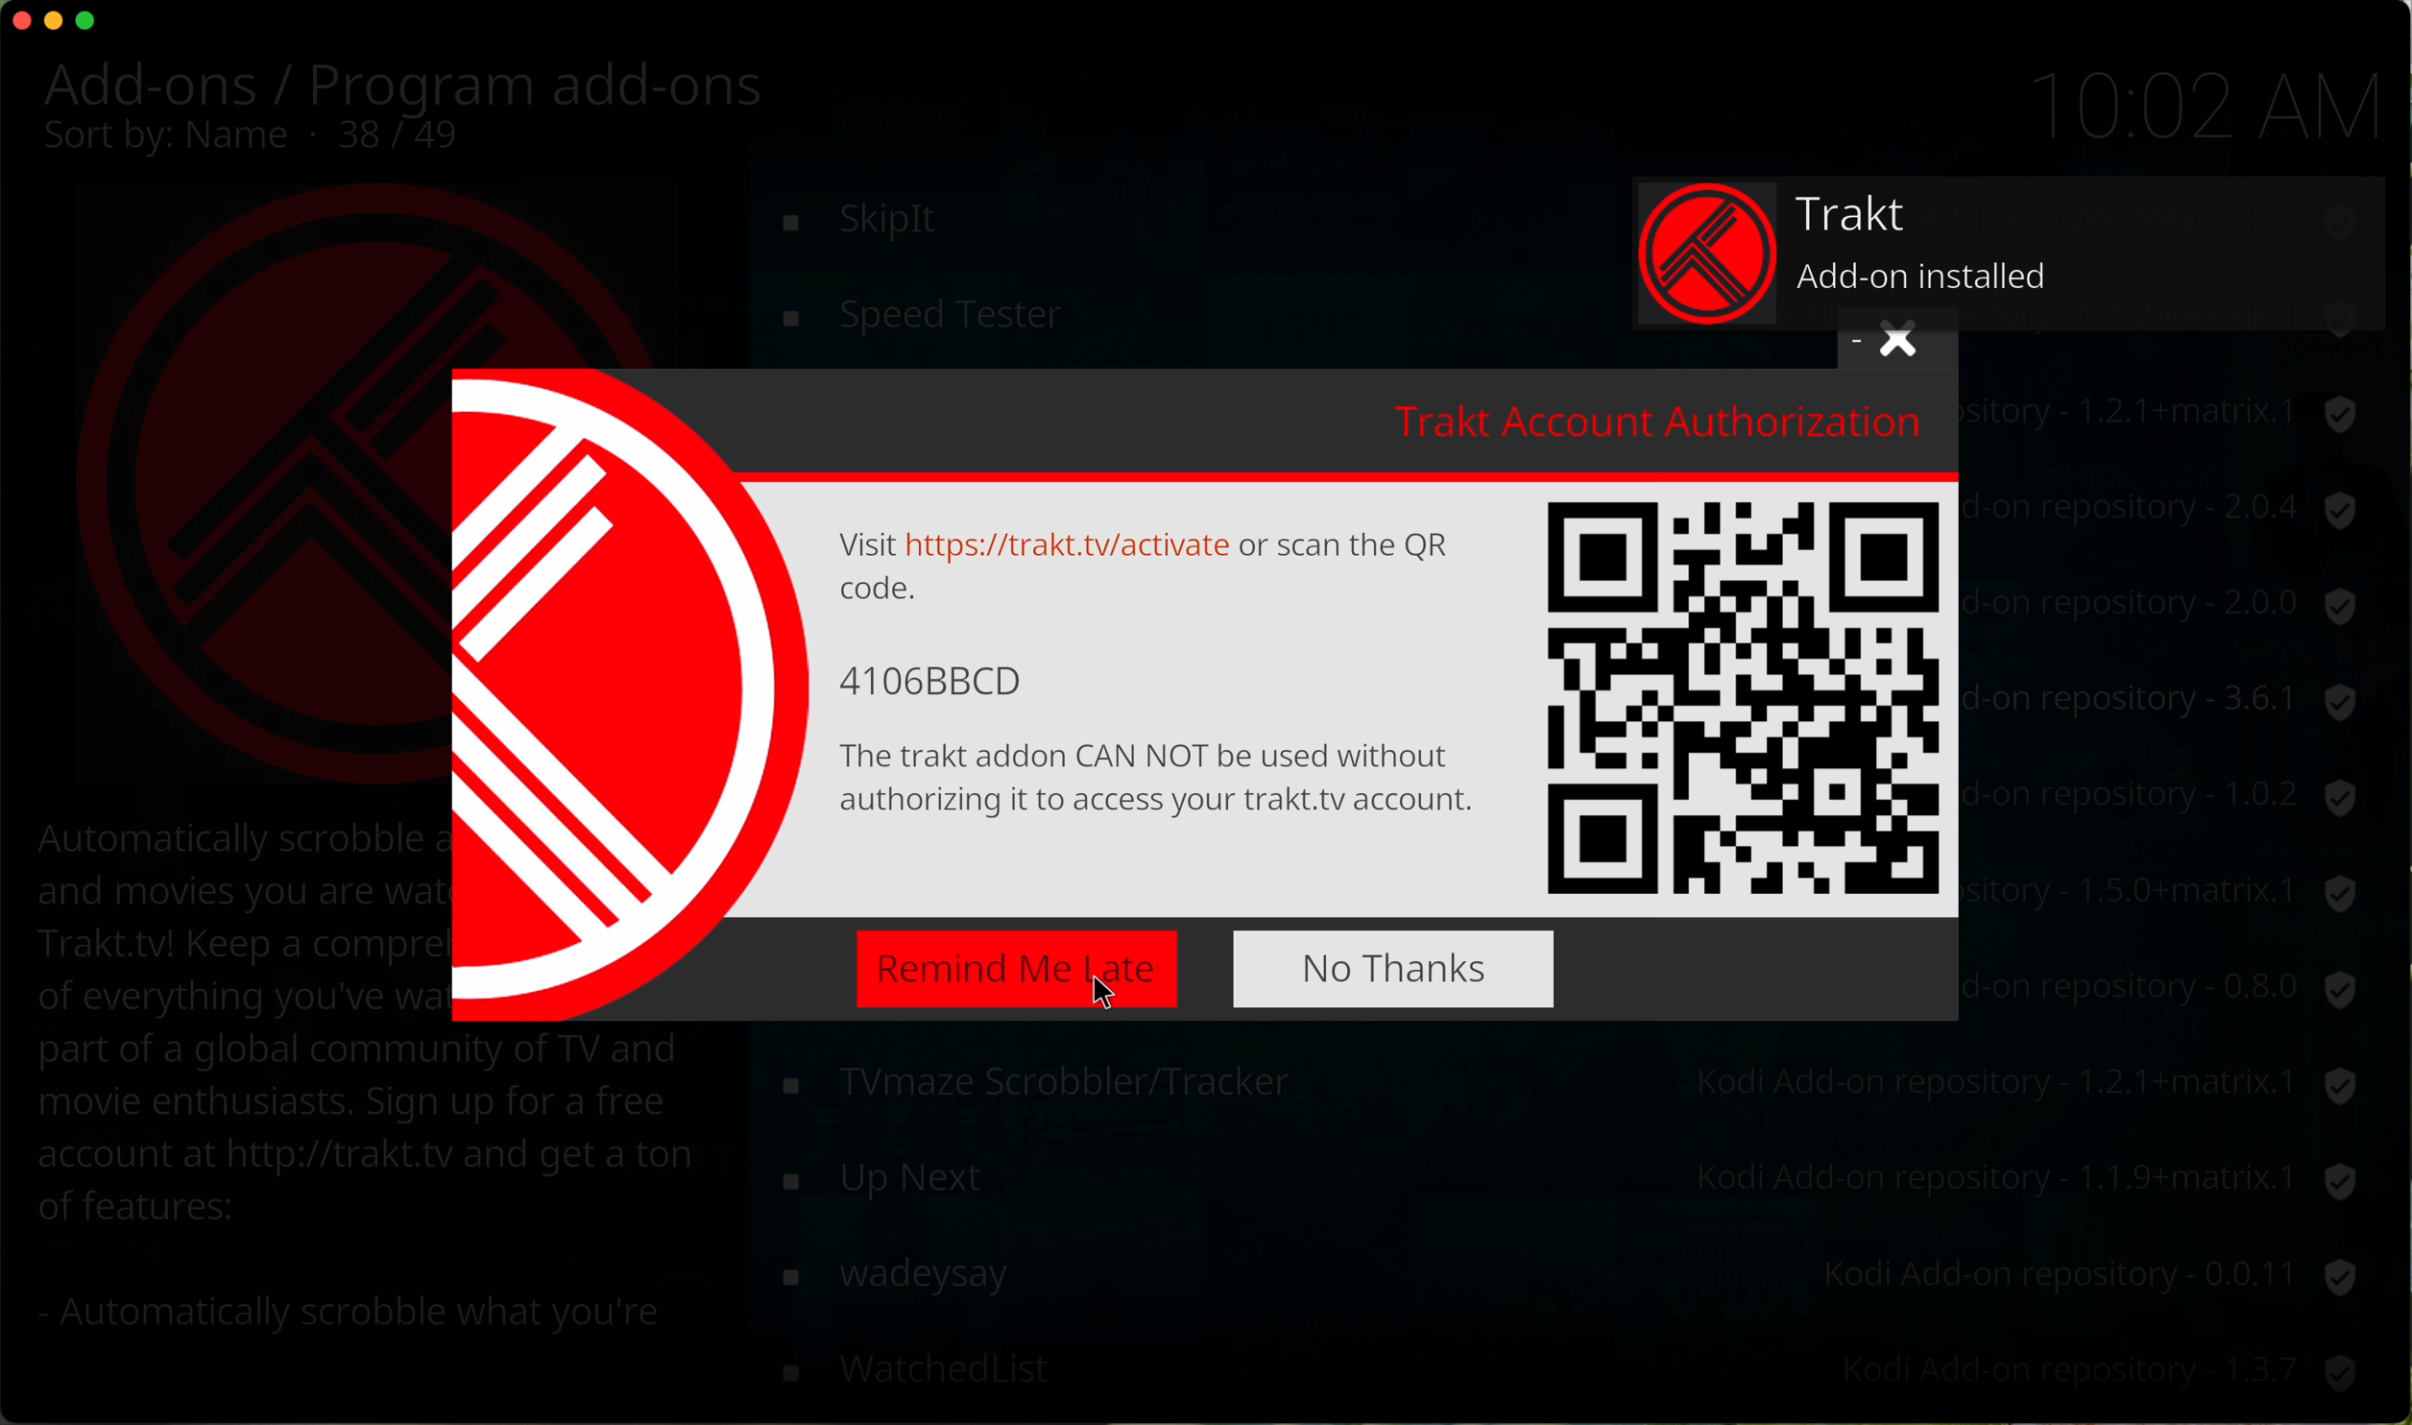 This screenshot has height=1425, width=2412. Describe the element at coordinates (1557, 1077) in the screenshot. I see `web pdb` at that location.